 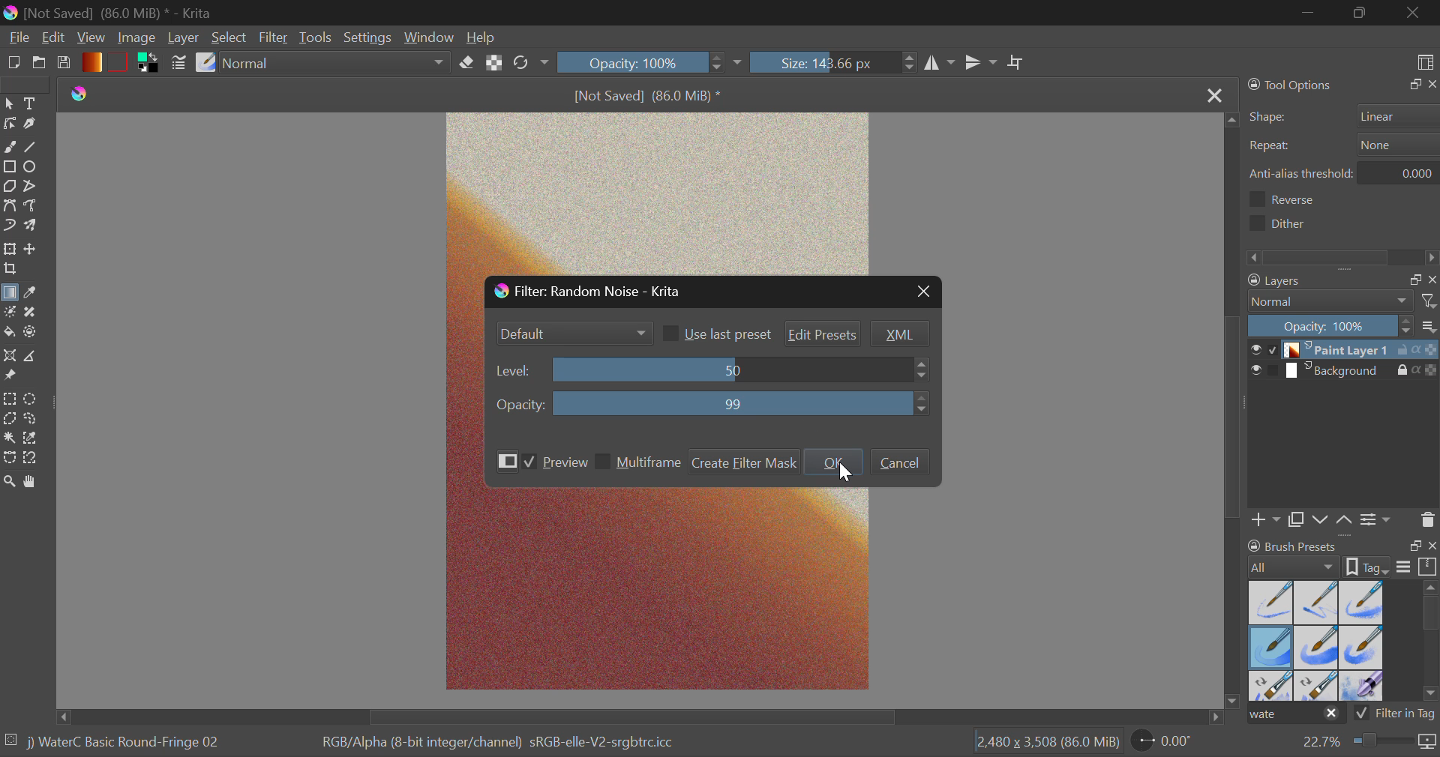 What do you see at coordinates (1274, 374) in the screenshot?
I see `enable background` at bounding box center [1274, 374].